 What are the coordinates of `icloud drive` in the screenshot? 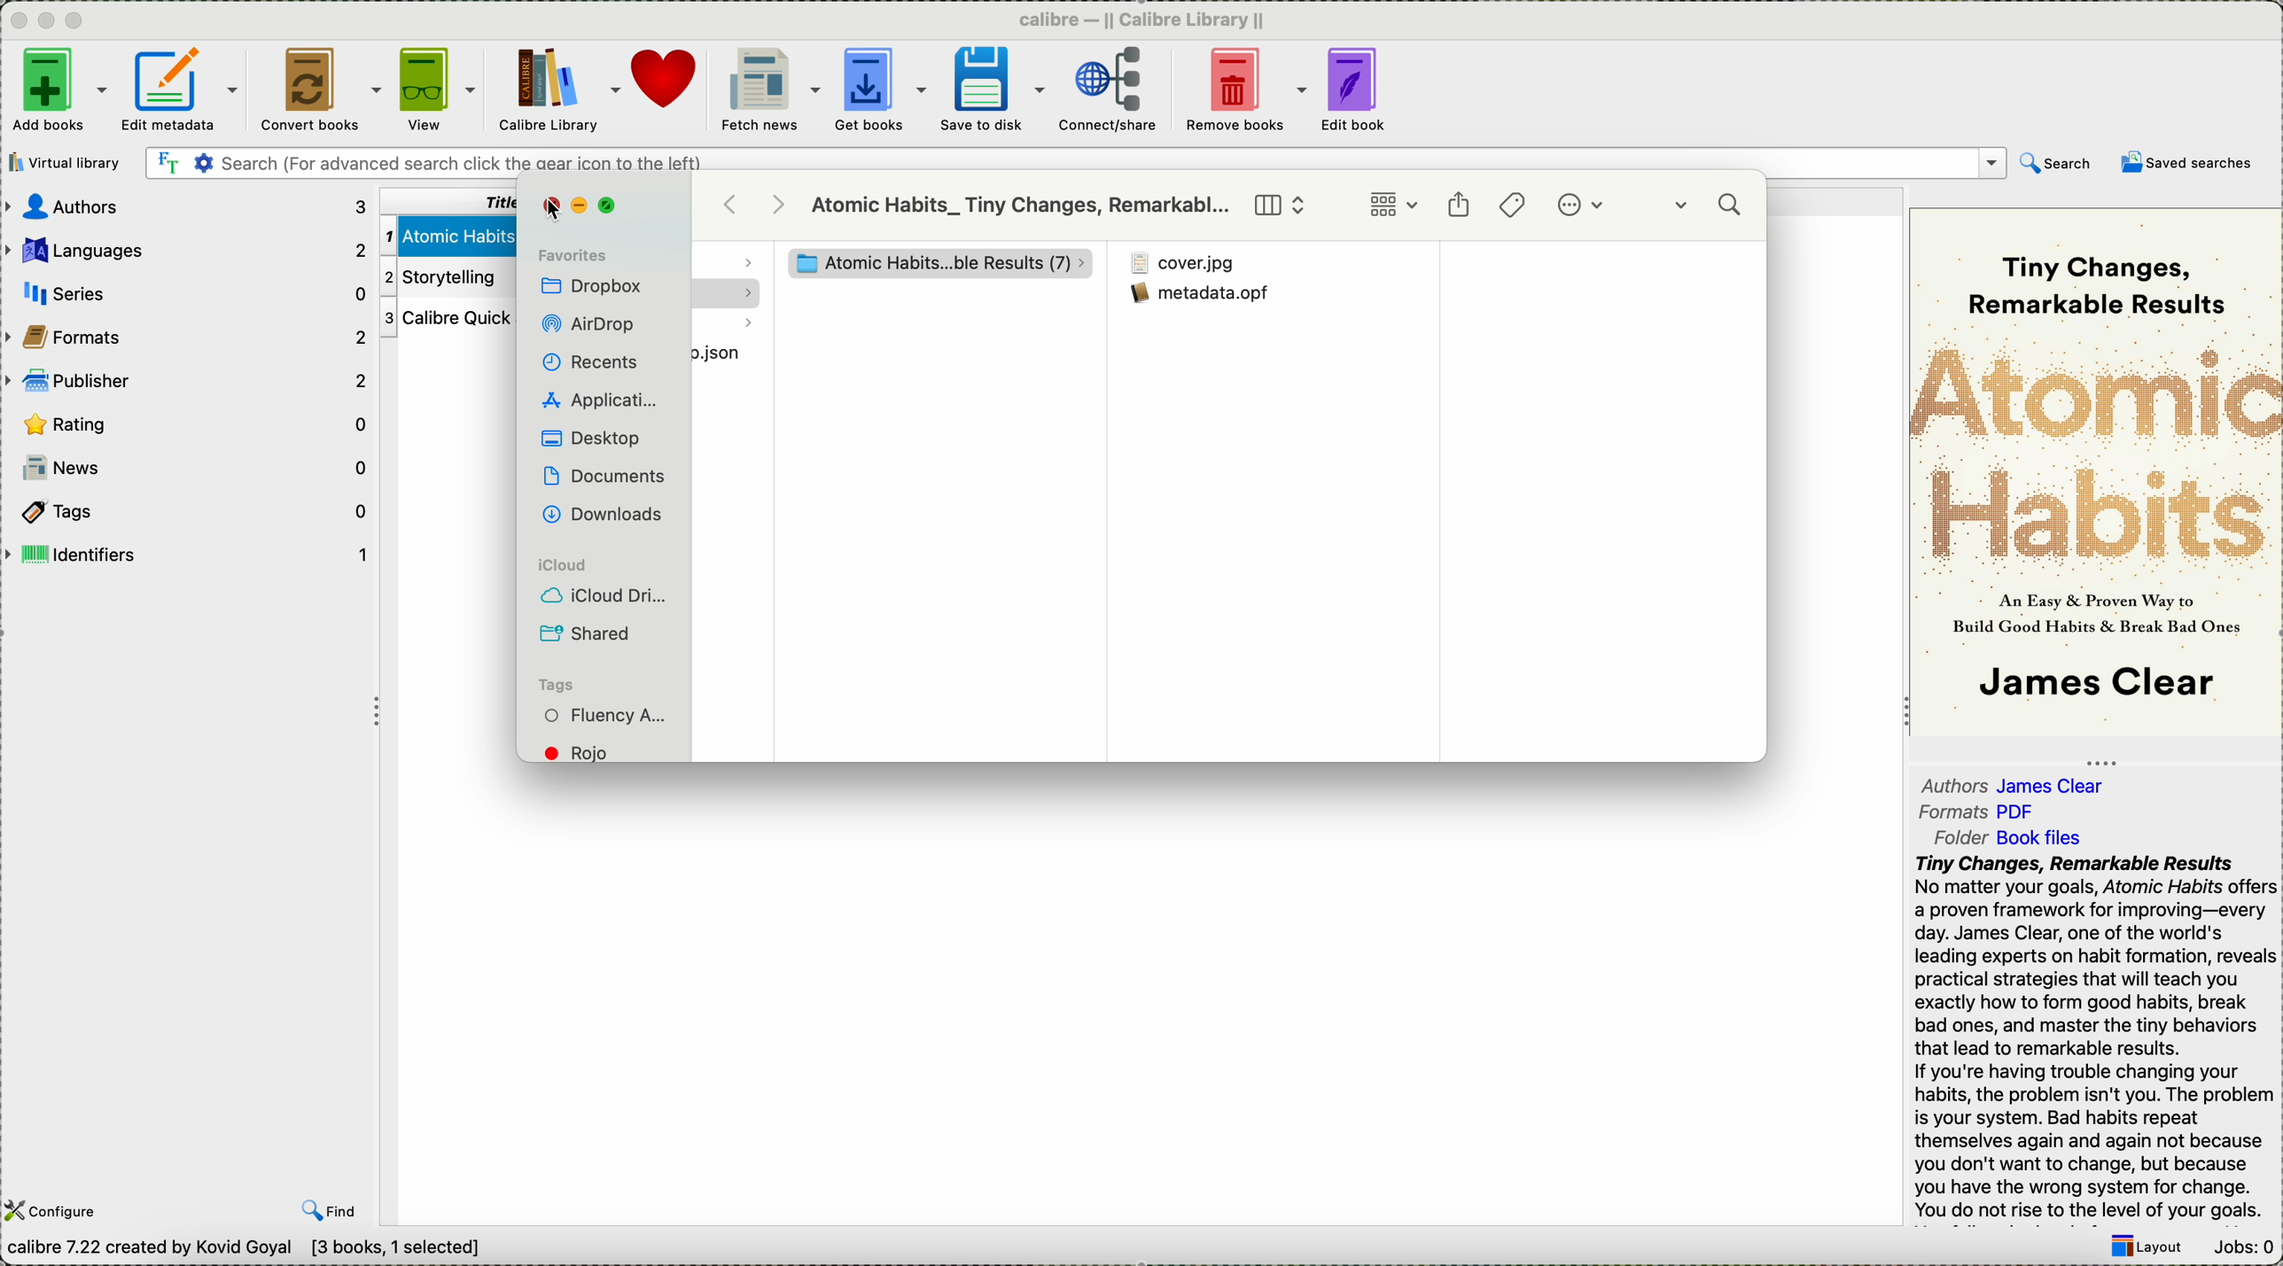 It's located at (605, 598).